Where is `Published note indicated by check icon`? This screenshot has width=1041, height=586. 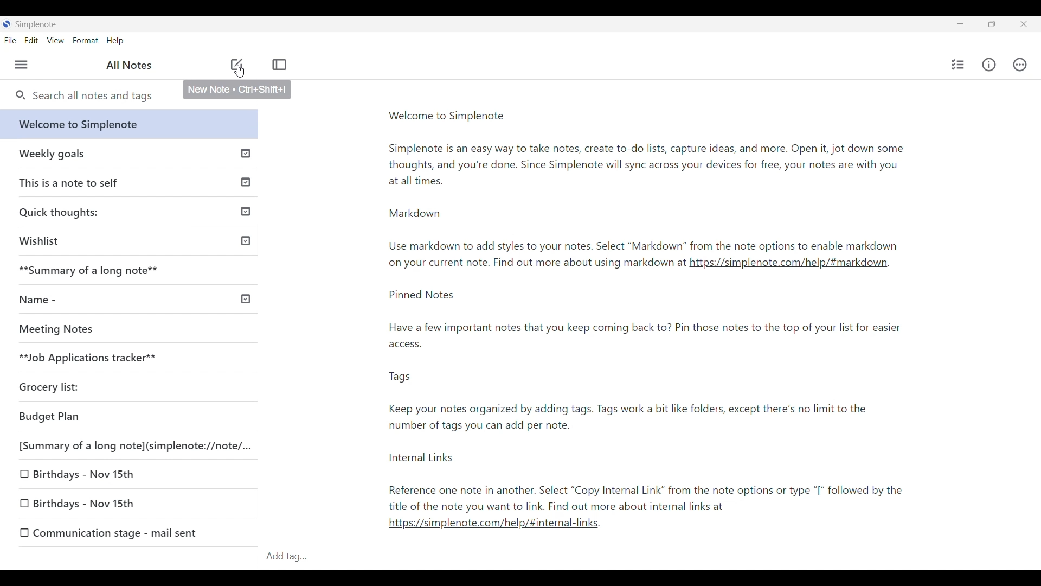
Published note indicated by check icon is located at coordinates (132, 209).